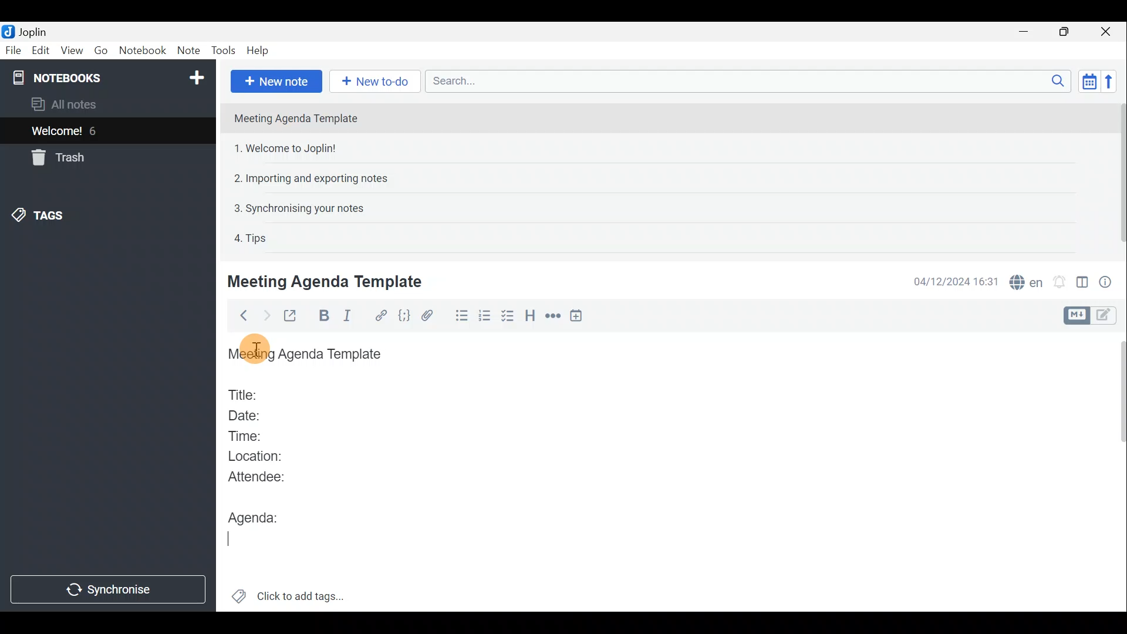 This screenshot has height=634, width=1127. What do you see at coordinates (304, 593) in the screenshot?
I see `Click to add tags` at bounding box center [304, 593].